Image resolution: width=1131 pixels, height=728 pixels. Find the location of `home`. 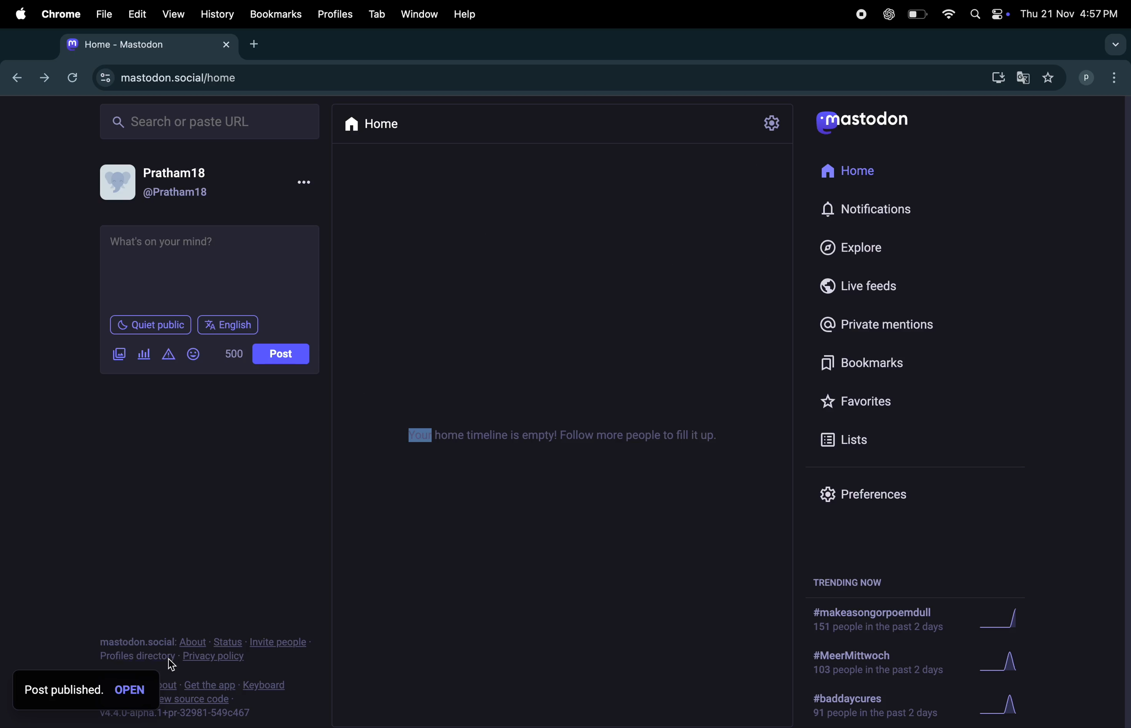

home is located at coordinates (868, 167).